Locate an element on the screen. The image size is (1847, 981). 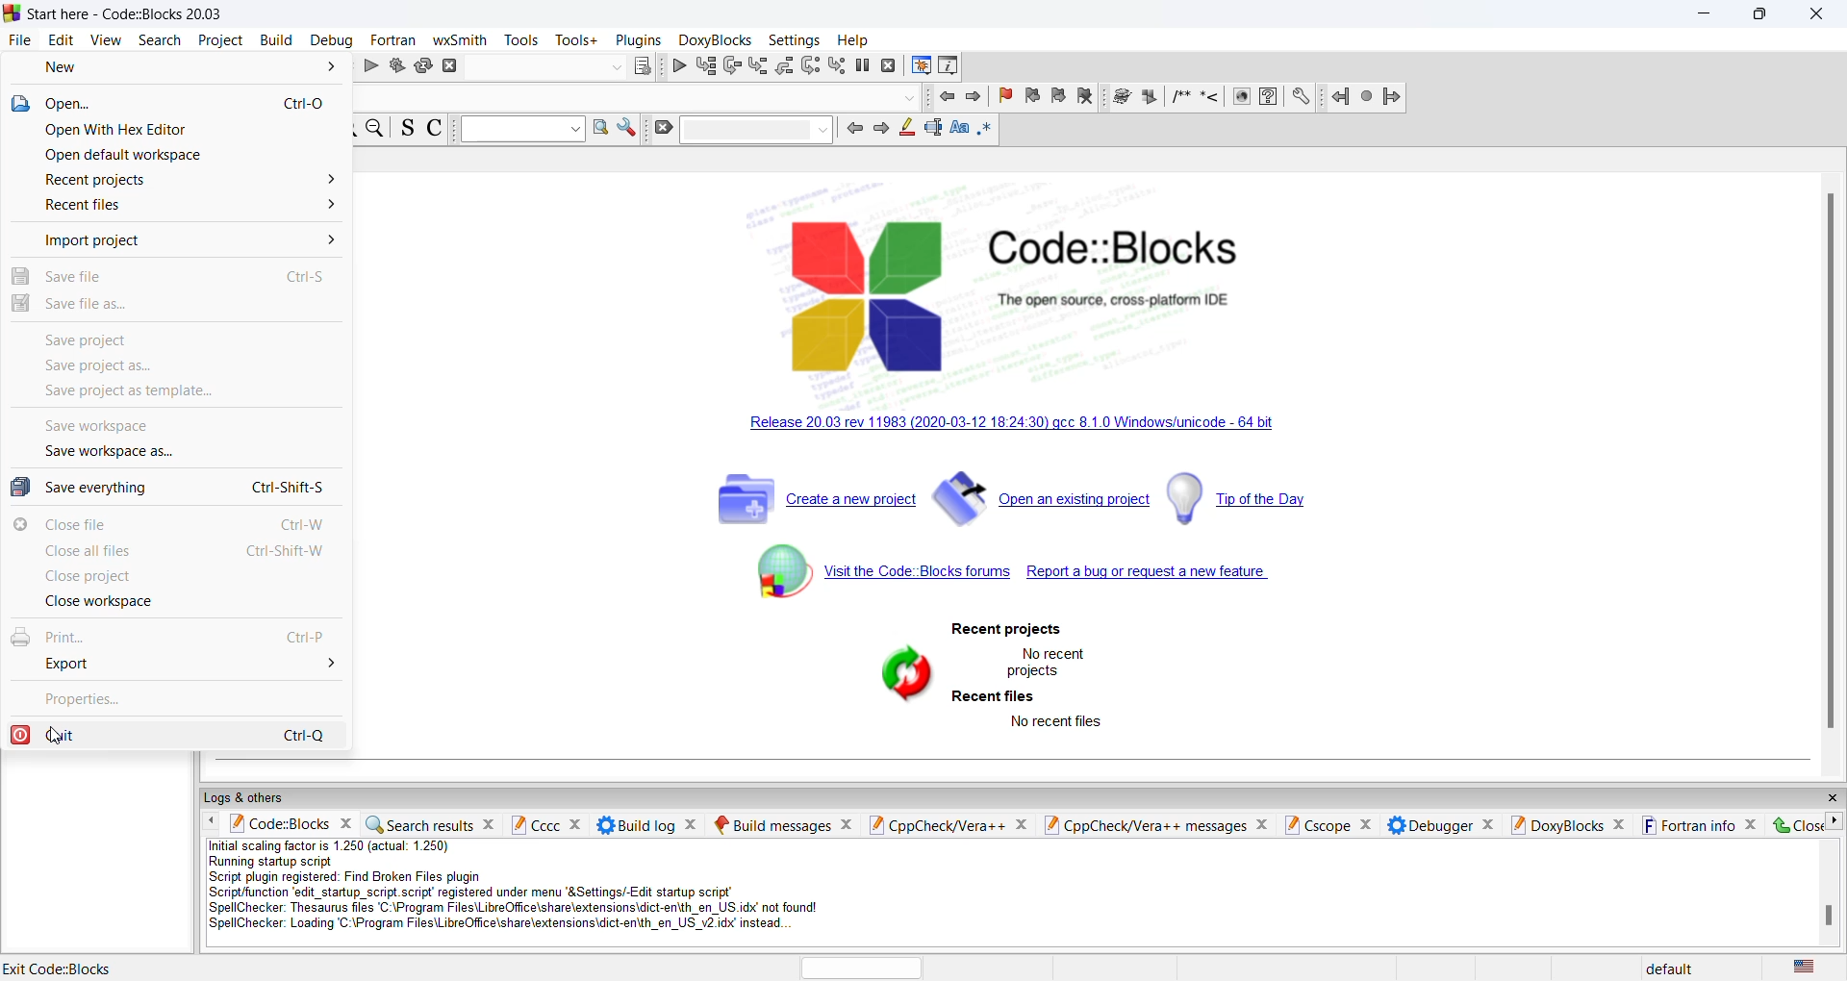
dropdown is located at coordinates (613, 67).